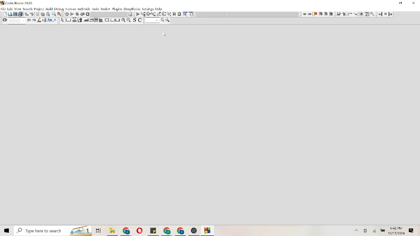 This screenshot has width=420, height=236. I want to click on Print and duplicate, so click(18, 14).